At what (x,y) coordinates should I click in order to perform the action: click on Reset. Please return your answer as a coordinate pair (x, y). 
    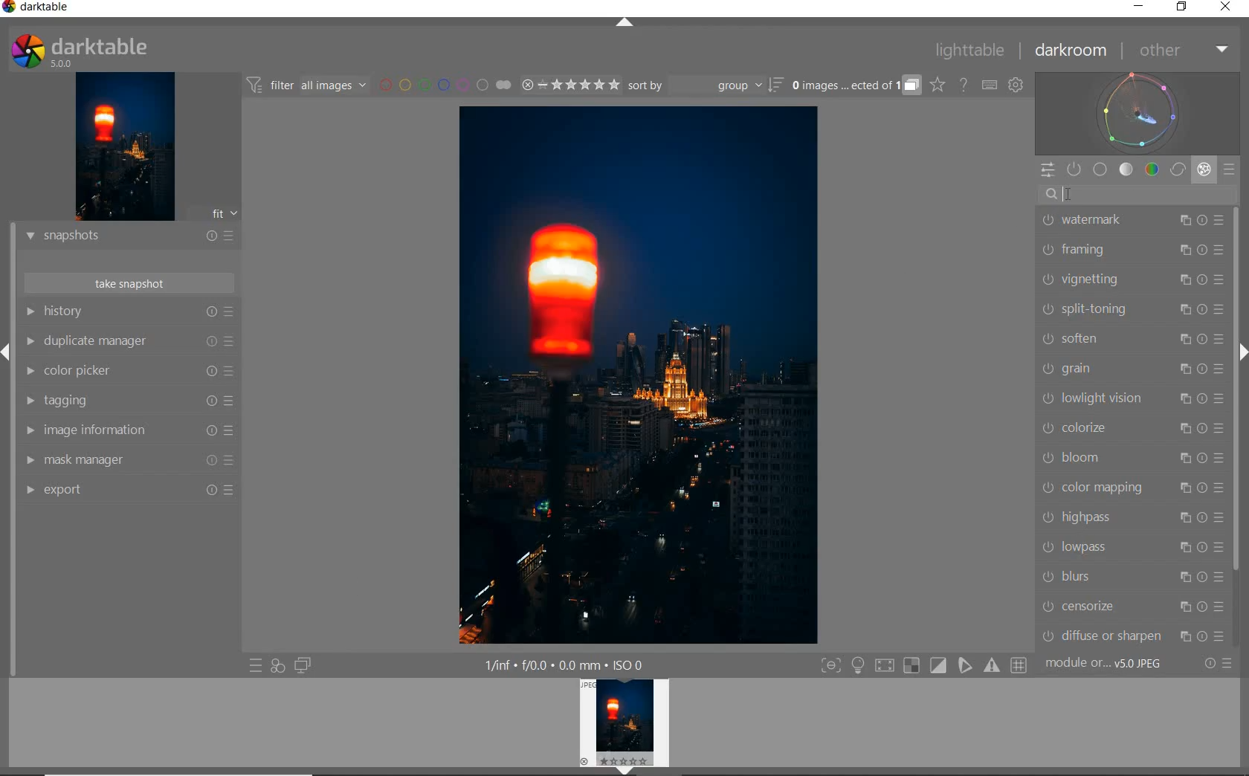
    Looking at the image, I should click on (1203, 549).